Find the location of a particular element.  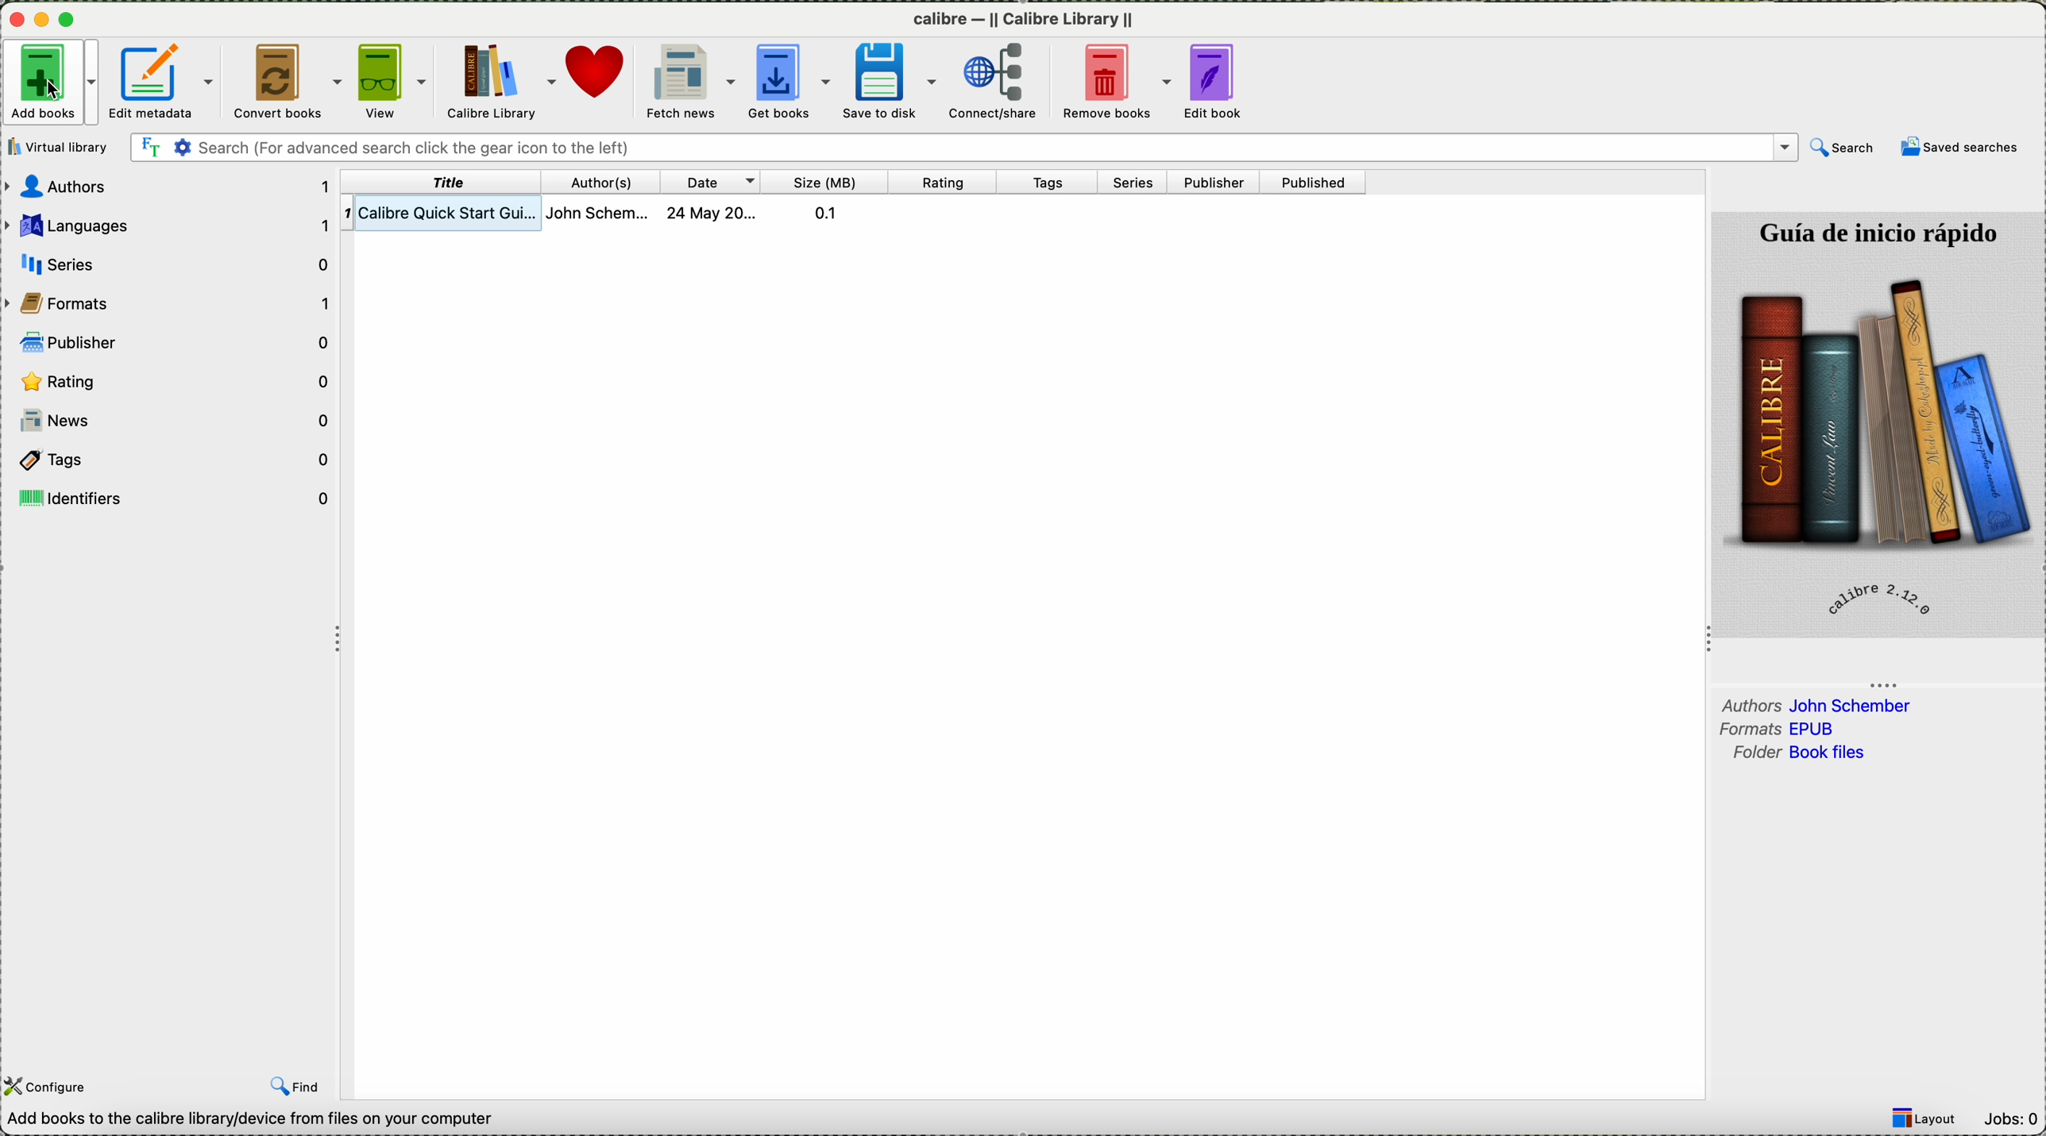

folder is located at coordinates (1803, 754).